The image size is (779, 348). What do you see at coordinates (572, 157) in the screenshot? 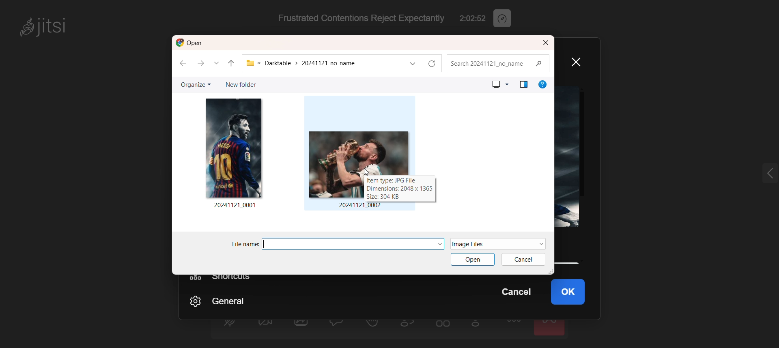
I see `current virtual background` at bounding box center [572, 157].